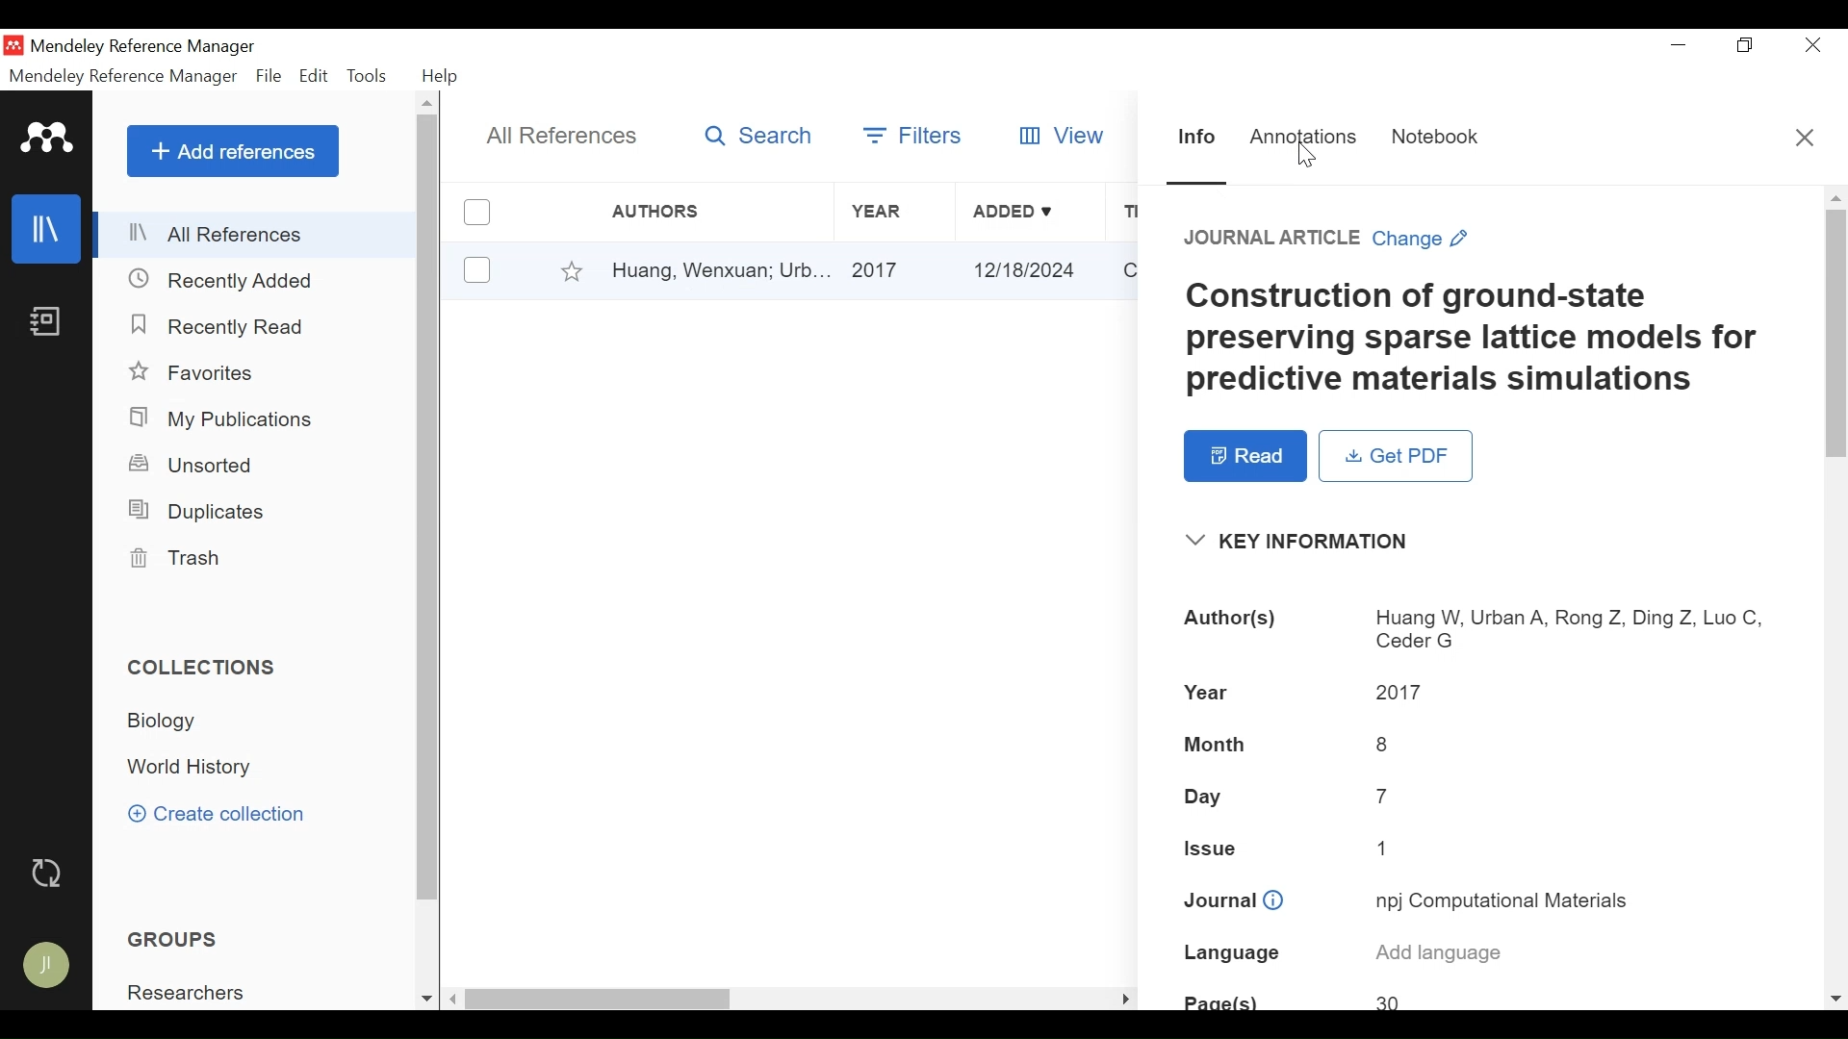 Image resolution: width=1848 pixels, height=1039 pixels. What do you see at coordinates (1033, 271) in the screenshot?
I see `12/18/2024` at bounding box center [1033, 271].